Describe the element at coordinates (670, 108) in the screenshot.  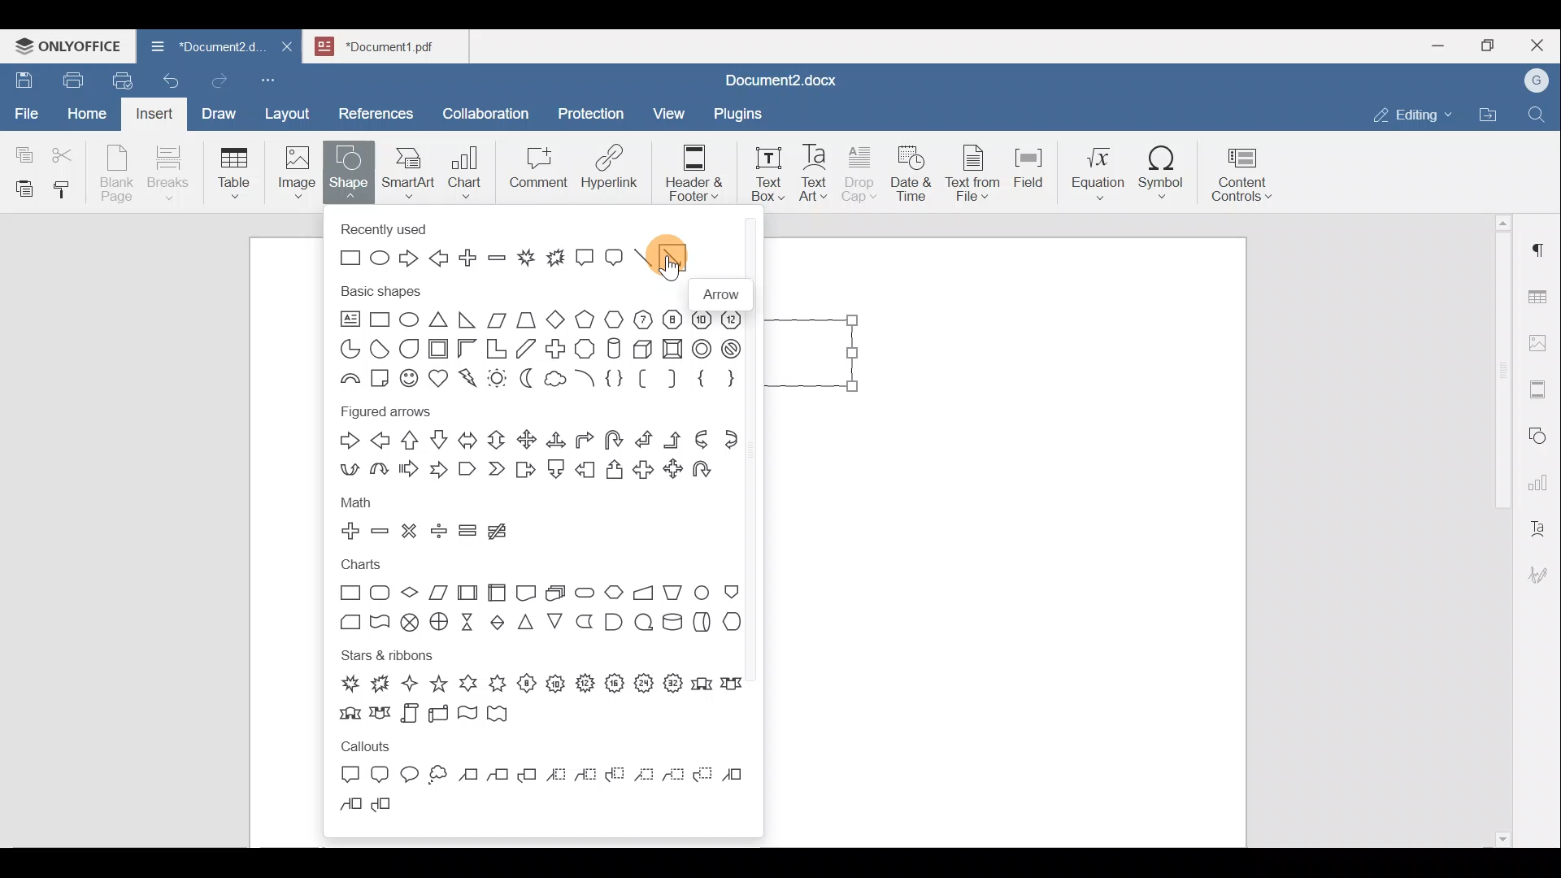
I see `View` at that location.